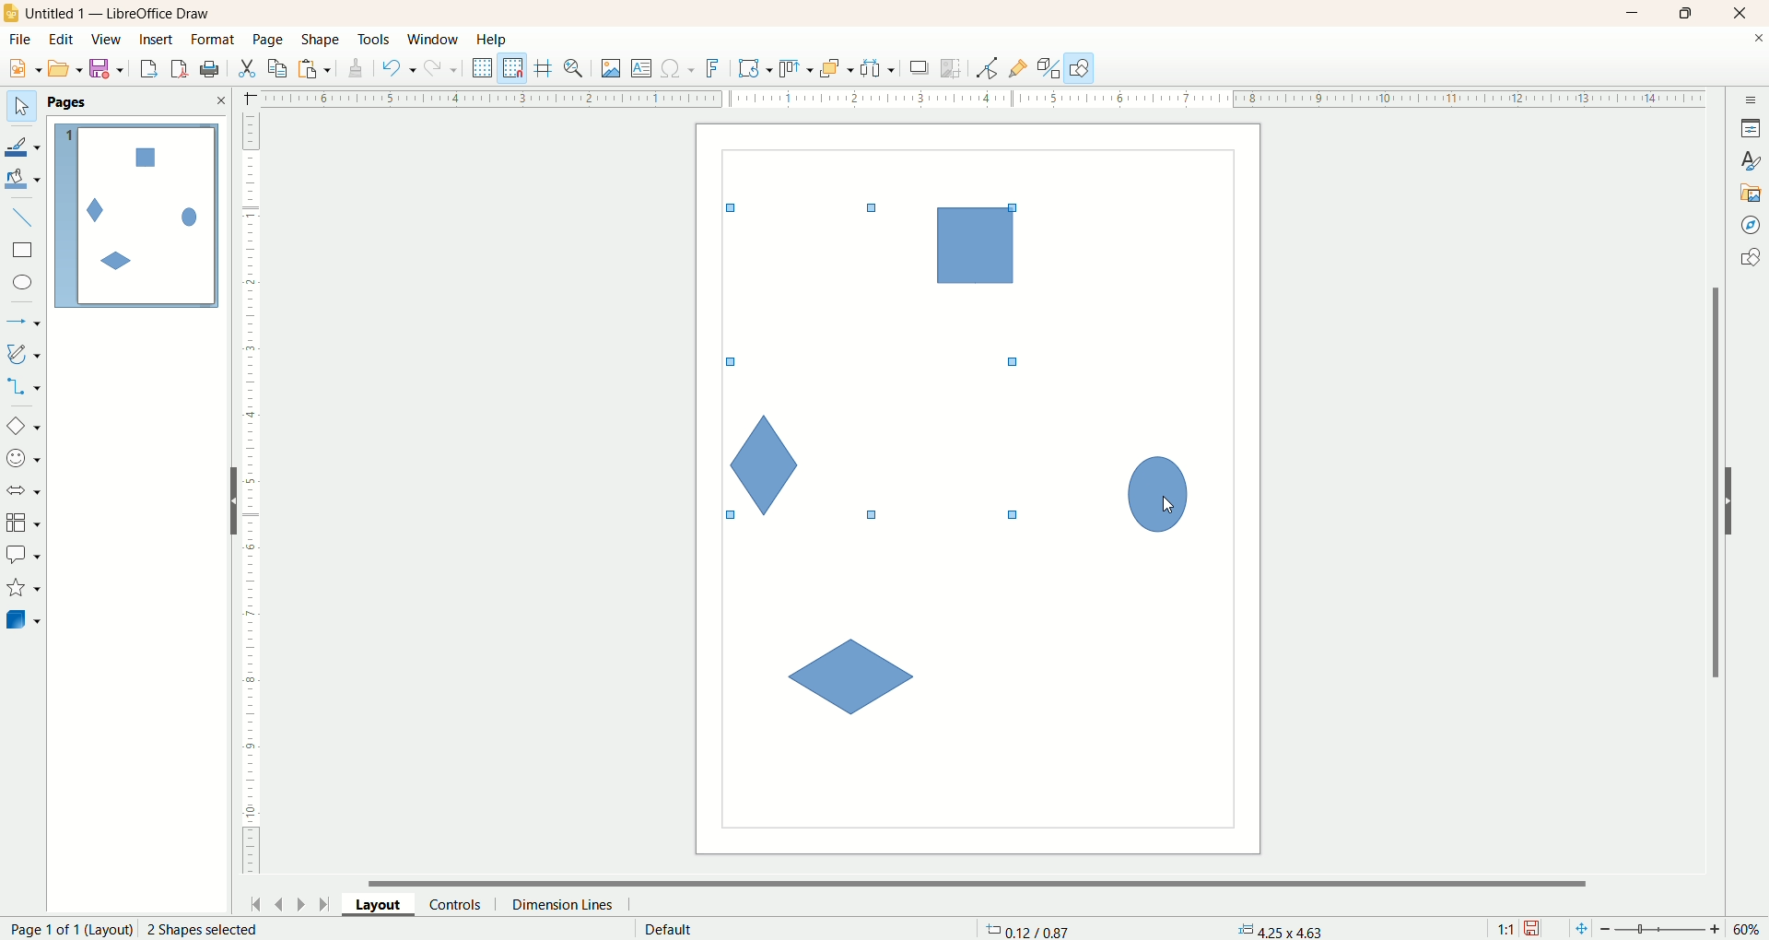  What do you see at coordinates (1687, 13) in the screenshot?
I see `maximize` at bounding box center [1687, 13].